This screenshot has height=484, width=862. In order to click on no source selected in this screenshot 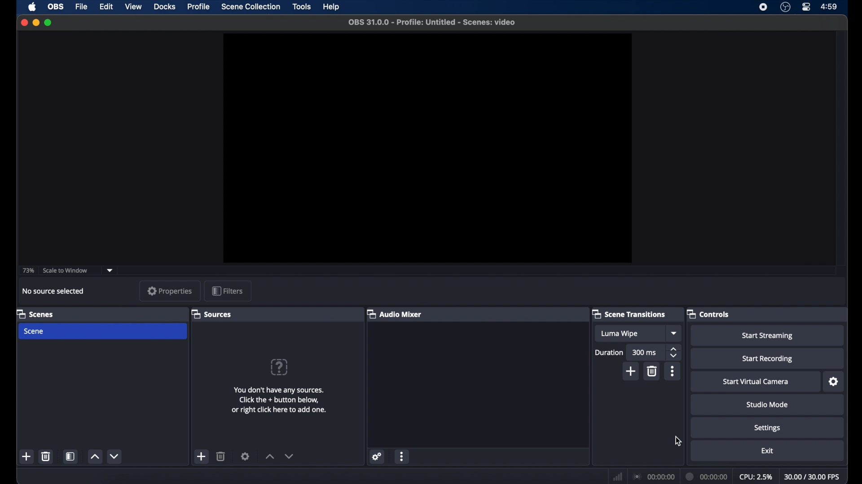, I will do `click(53, 290)`.